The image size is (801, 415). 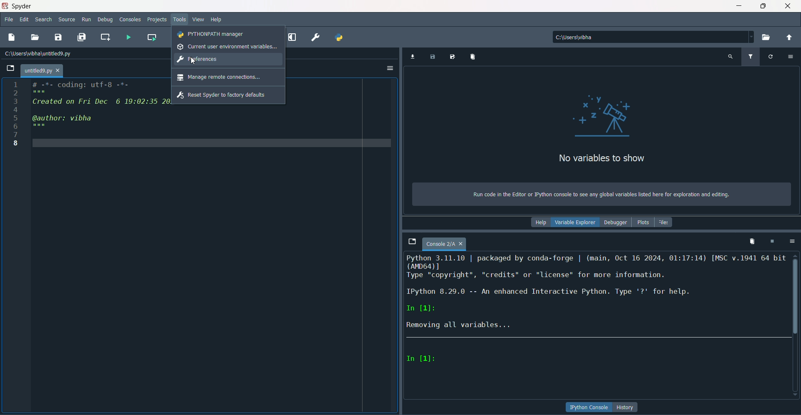 I want to click on file path, so click(x=589, y=37).